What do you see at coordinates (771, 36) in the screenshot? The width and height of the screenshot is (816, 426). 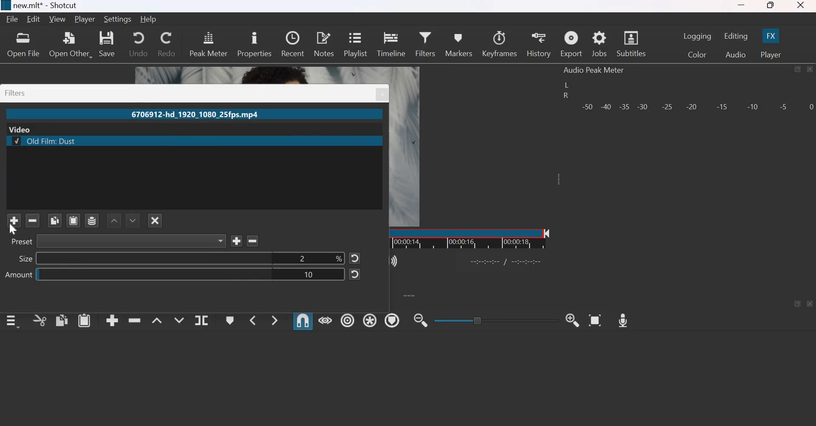 I see `FX` at bounding box center [771, 36].